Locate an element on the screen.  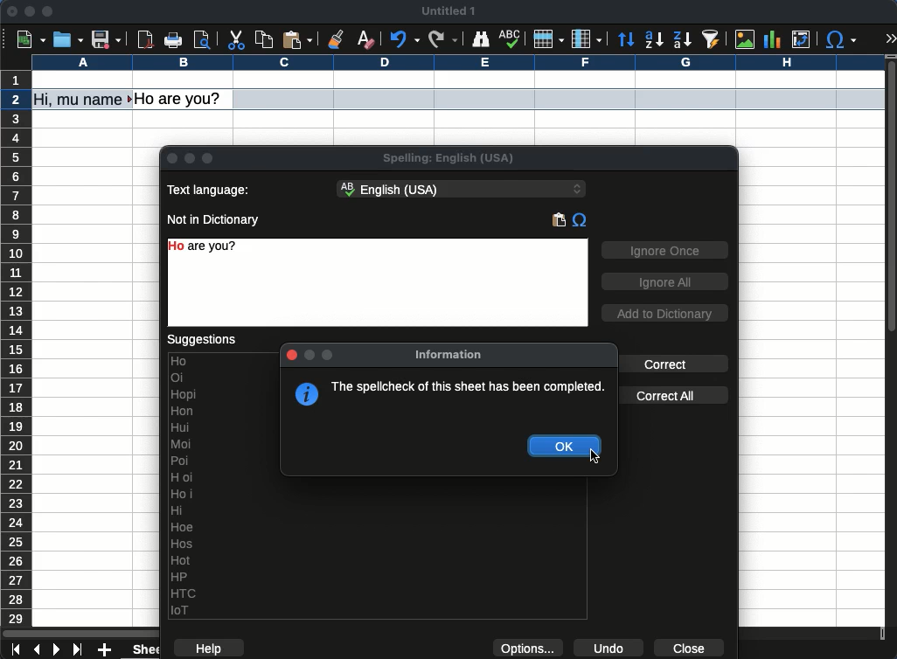
spell check is located at coordinates (511, 39).